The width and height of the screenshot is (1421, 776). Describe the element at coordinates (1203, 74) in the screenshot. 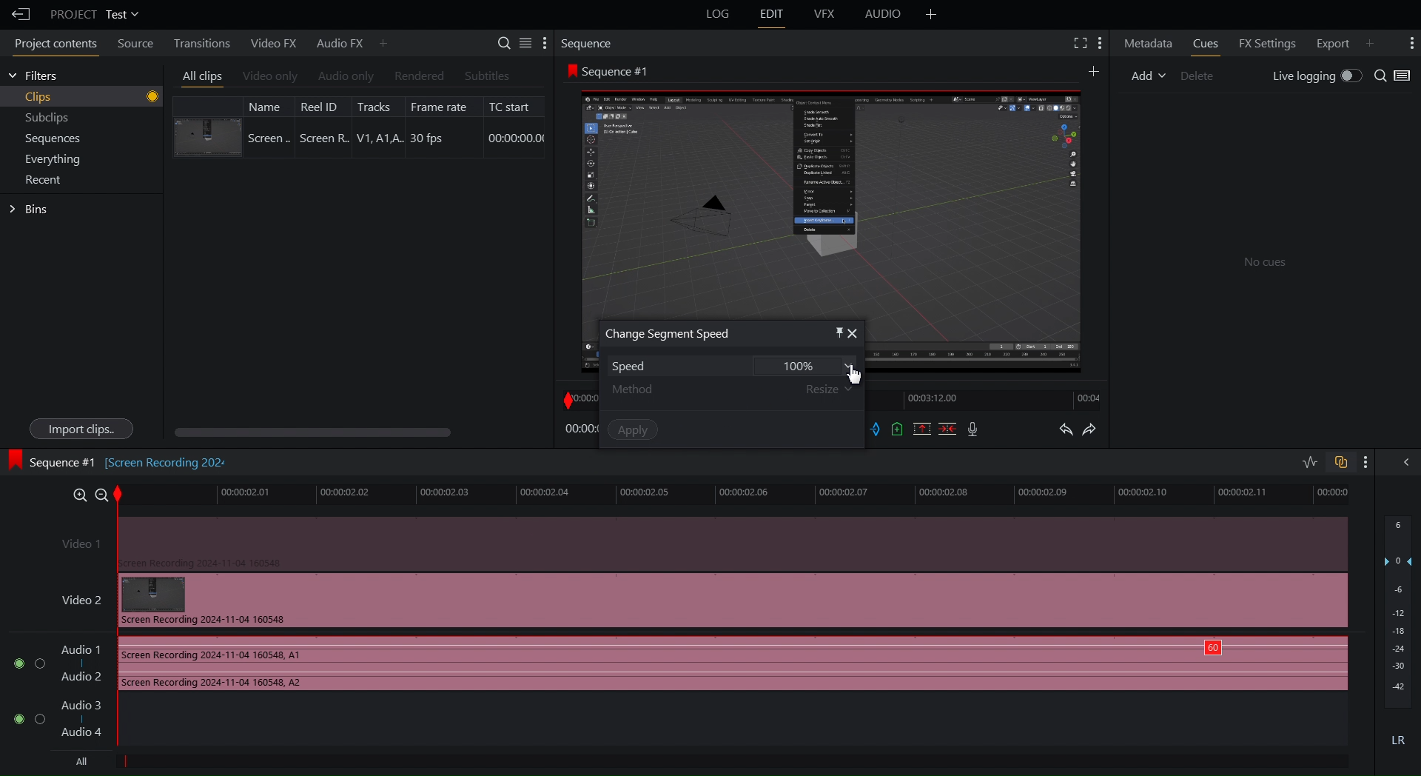

I see `Delete` at that location.